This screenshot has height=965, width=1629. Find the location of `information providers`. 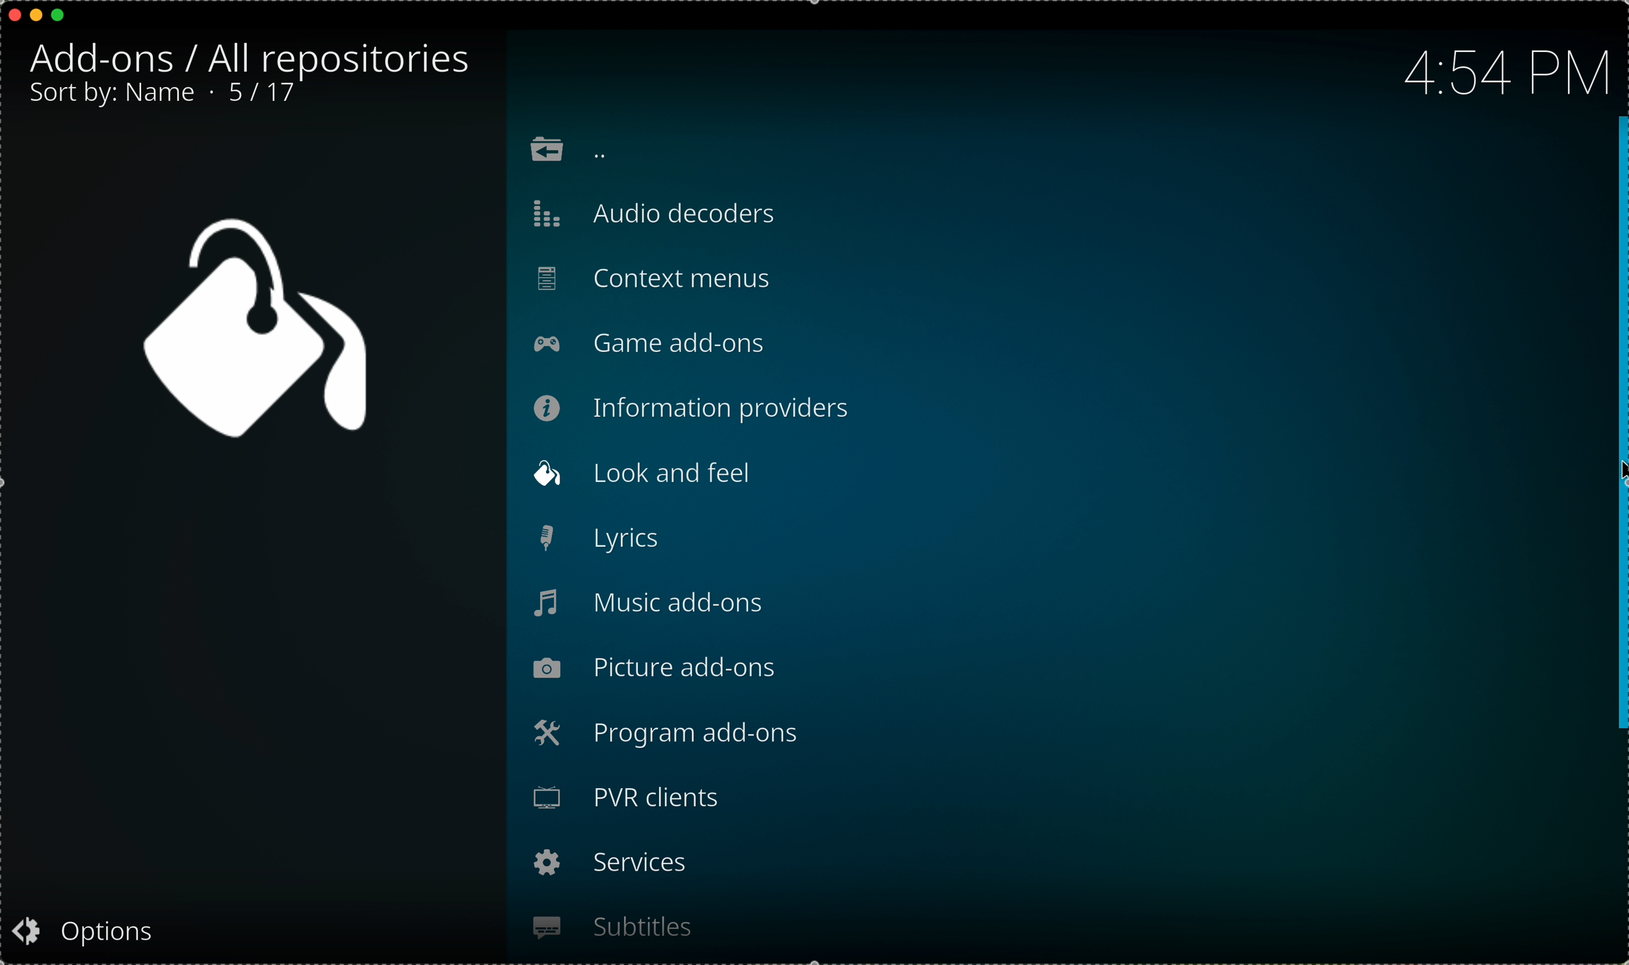

information providers is located at coordinates (697, 408).